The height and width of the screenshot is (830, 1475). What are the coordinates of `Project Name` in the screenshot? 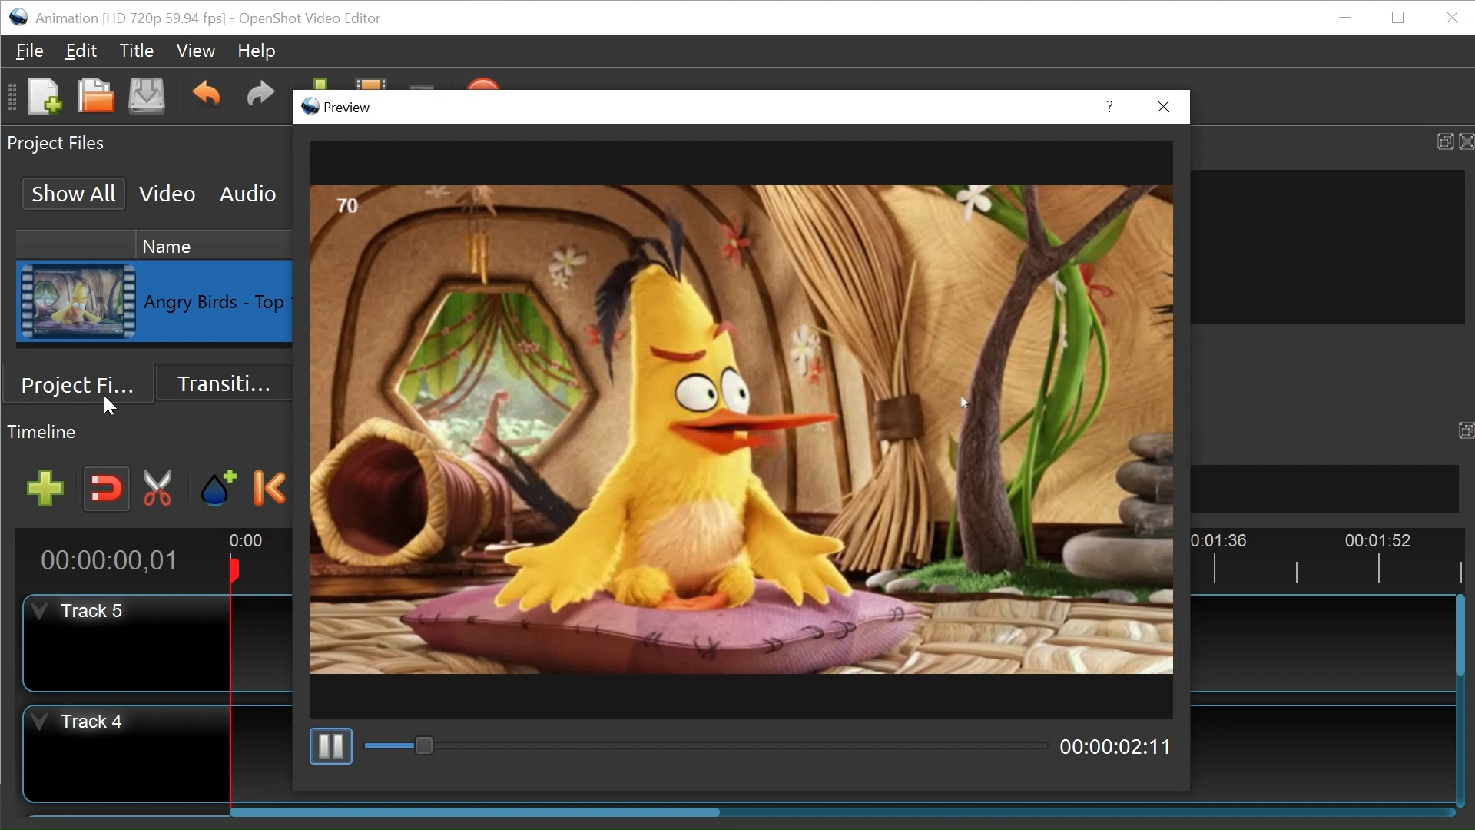 It's located at (131, 20).